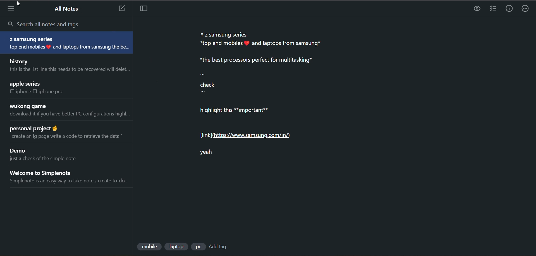 This screenshot has height=256, width=536. Describe the element at coordinates (509, 10) in the screenshot. I see `info` at that location.